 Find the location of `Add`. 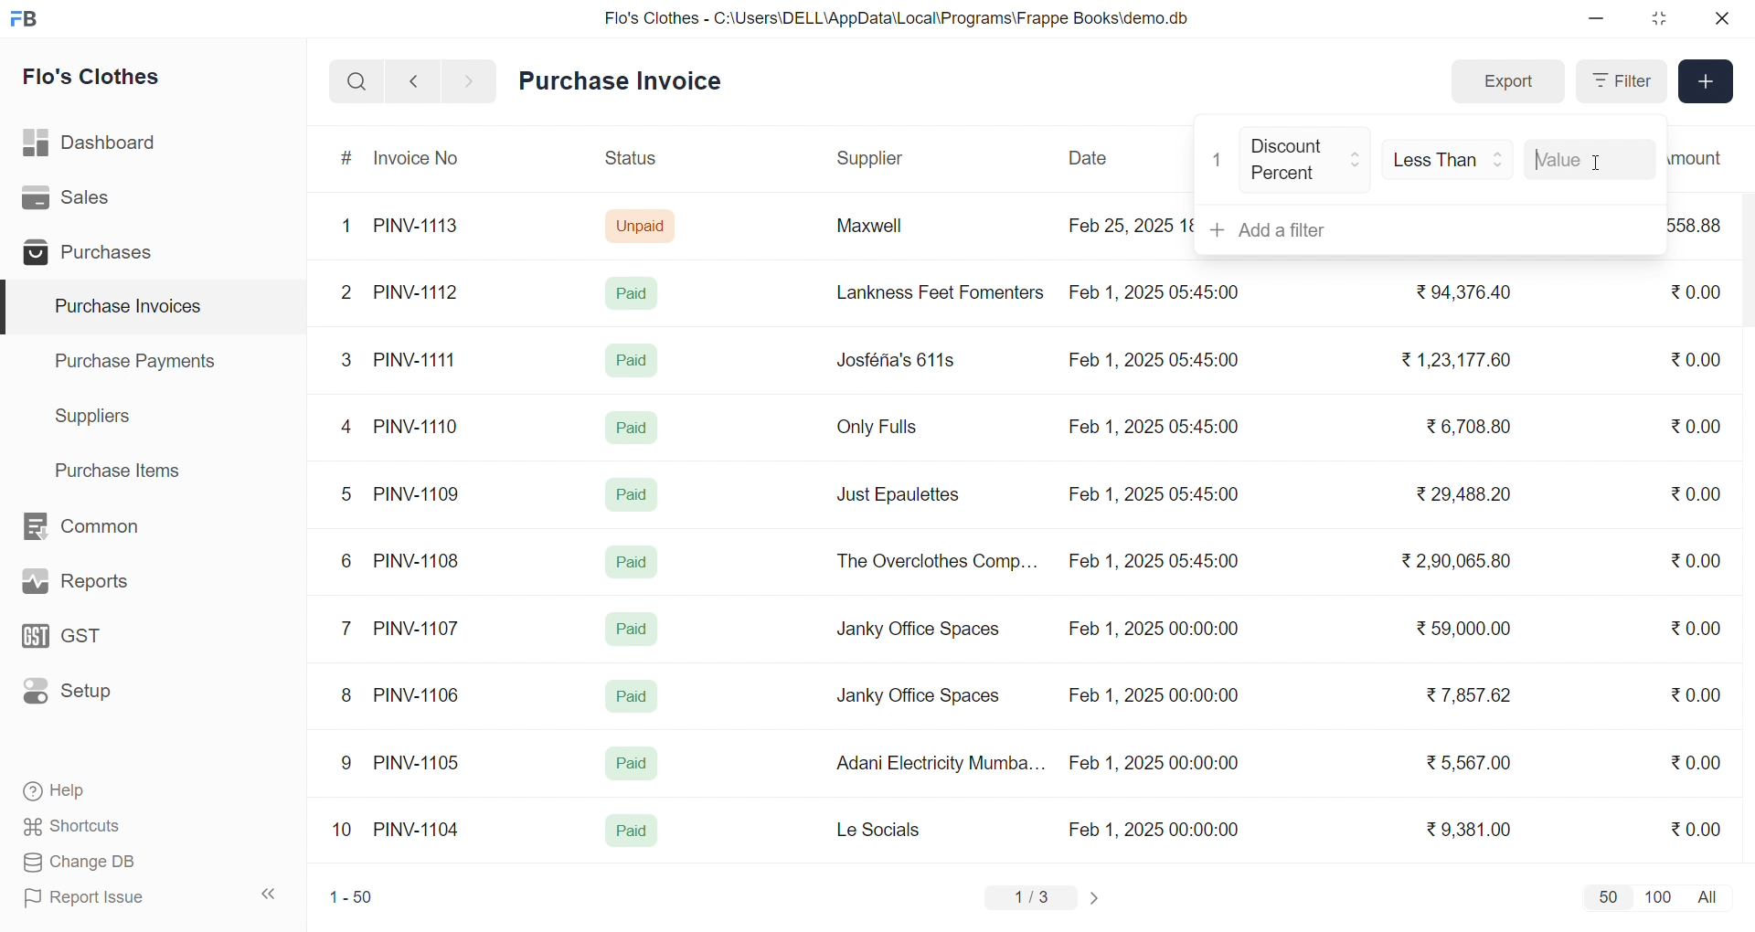

Add is located at coordinates (1707, 82).